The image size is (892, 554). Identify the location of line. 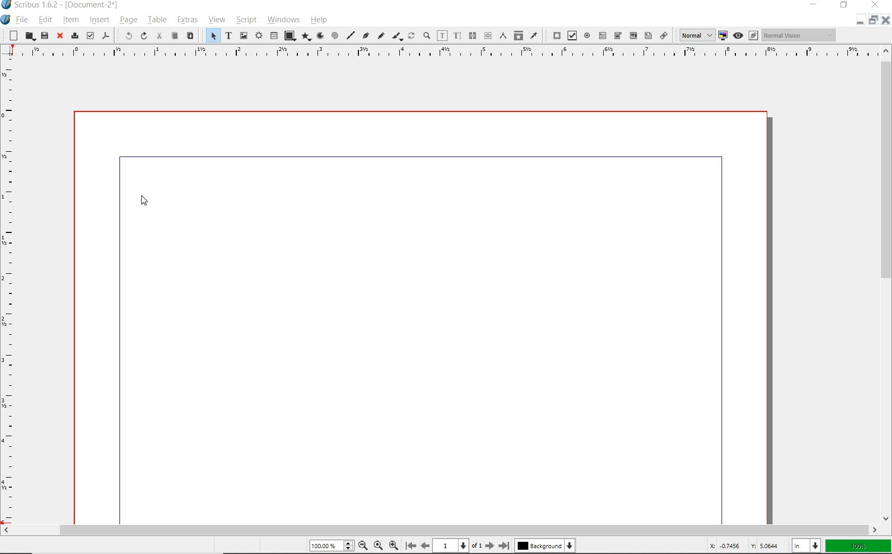
(351, 35).